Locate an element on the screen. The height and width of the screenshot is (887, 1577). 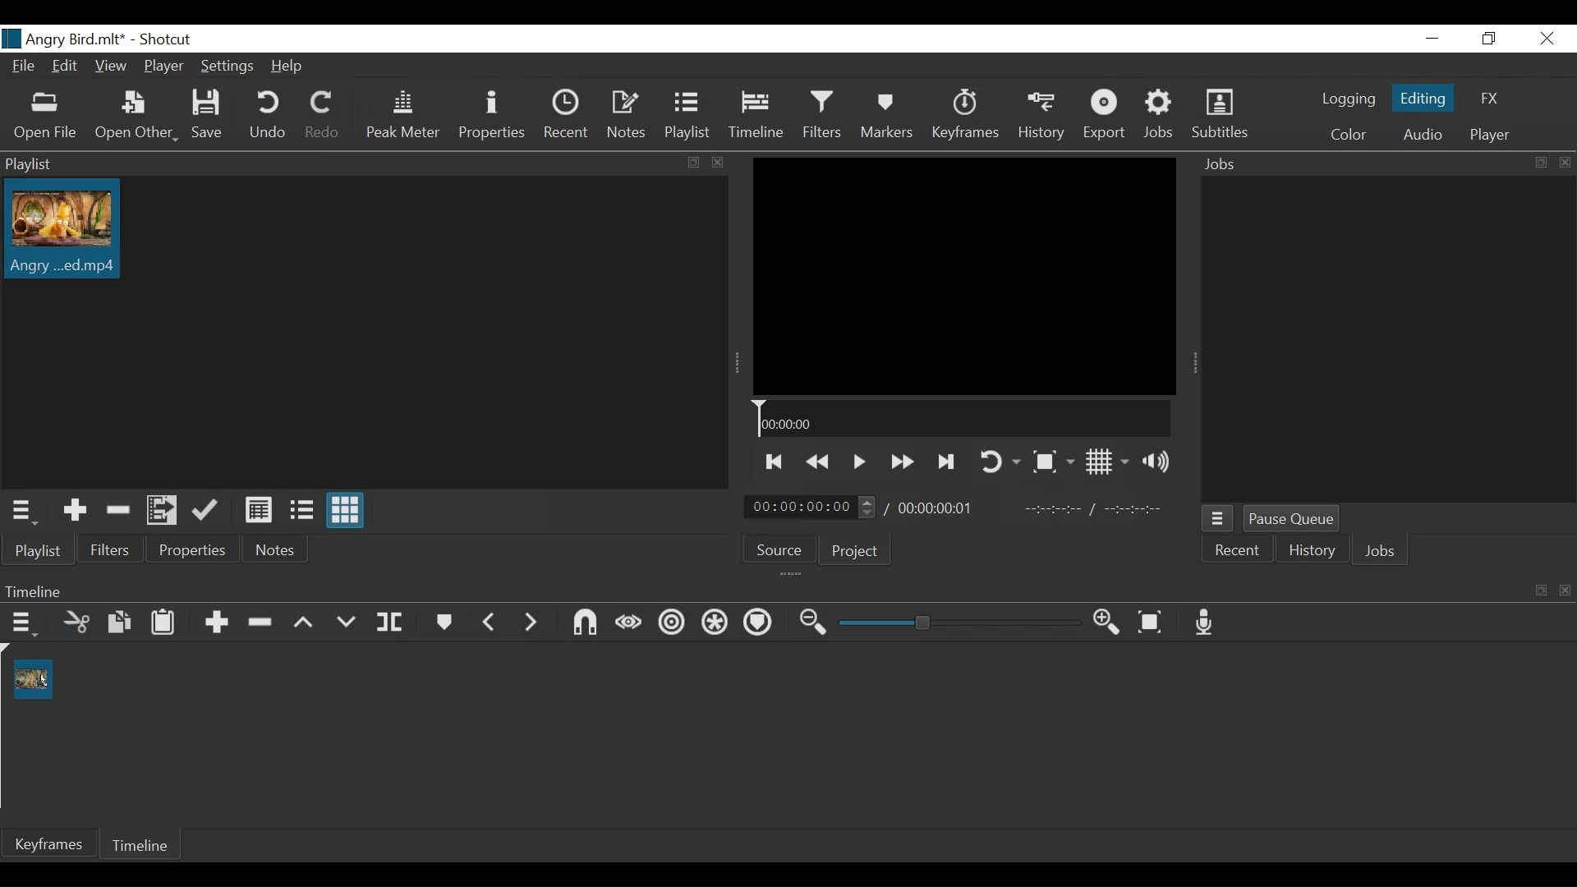
Zoom timeline out is located at coordinates (816, 623).